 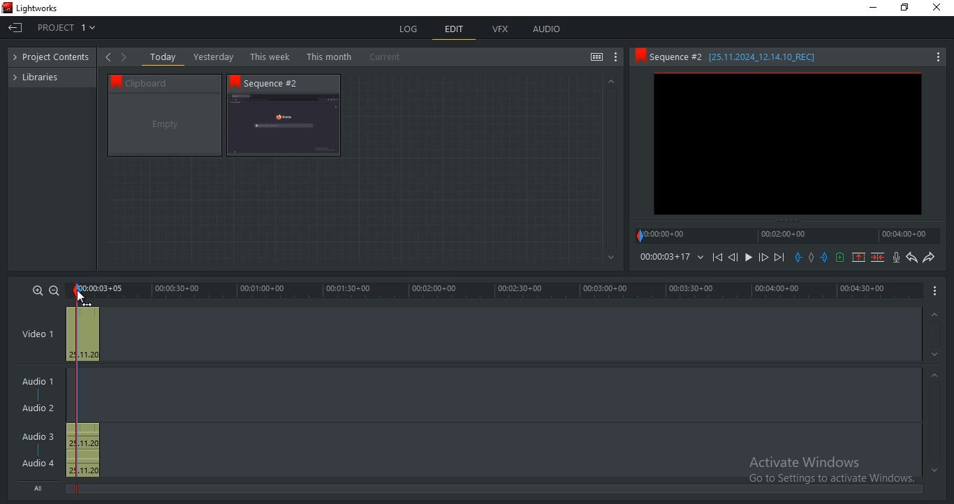 What do you see at coordinates (43, 436) in the screenshot?
I see `Audio 3` at bounding box center [43, 436].